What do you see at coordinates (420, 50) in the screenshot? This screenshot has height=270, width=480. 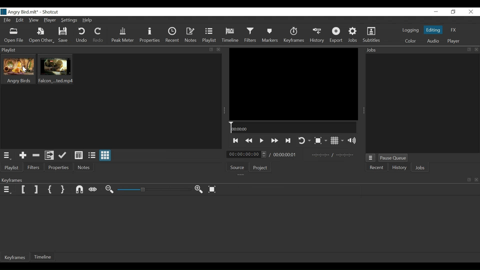 I see `Jobs Panel` at bounding box center [420, 50].